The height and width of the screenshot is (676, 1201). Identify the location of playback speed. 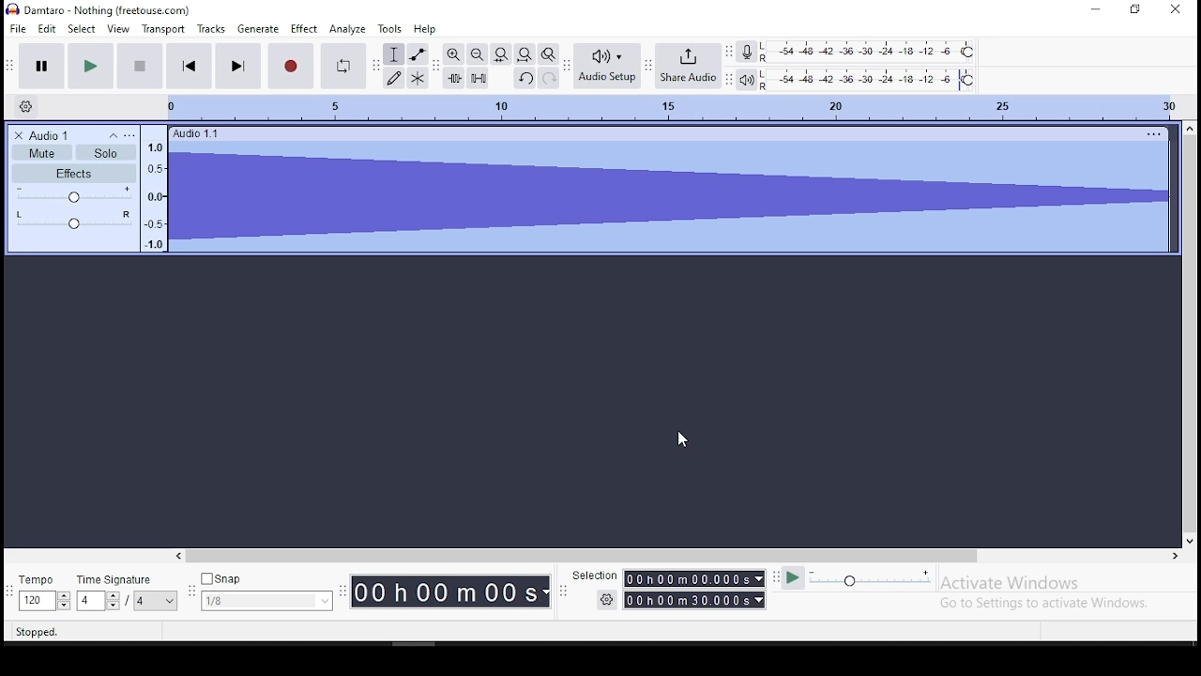
(858, 578).